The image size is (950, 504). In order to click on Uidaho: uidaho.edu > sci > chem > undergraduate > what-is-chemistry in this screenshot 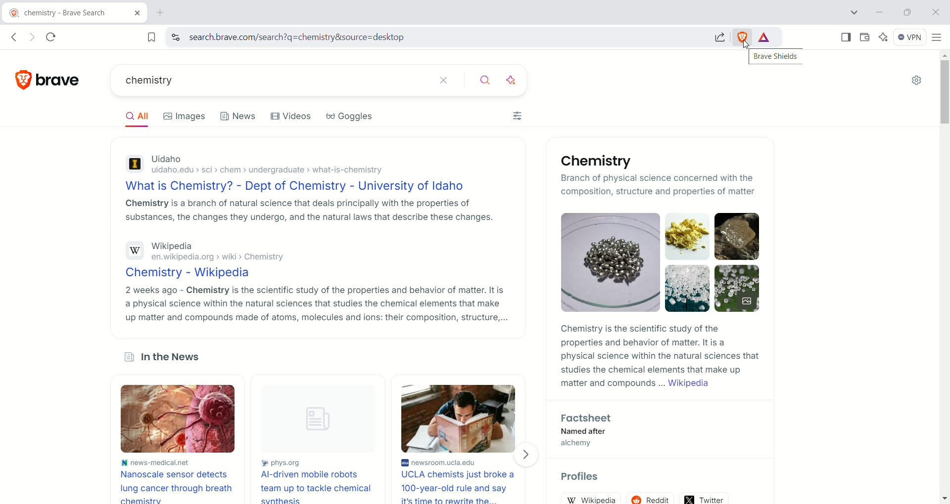, I will do `click(307, 166)`.